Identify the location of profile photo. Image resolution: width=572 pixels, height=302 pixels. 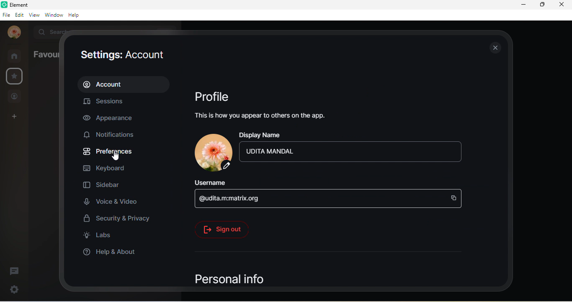
(13, 33).